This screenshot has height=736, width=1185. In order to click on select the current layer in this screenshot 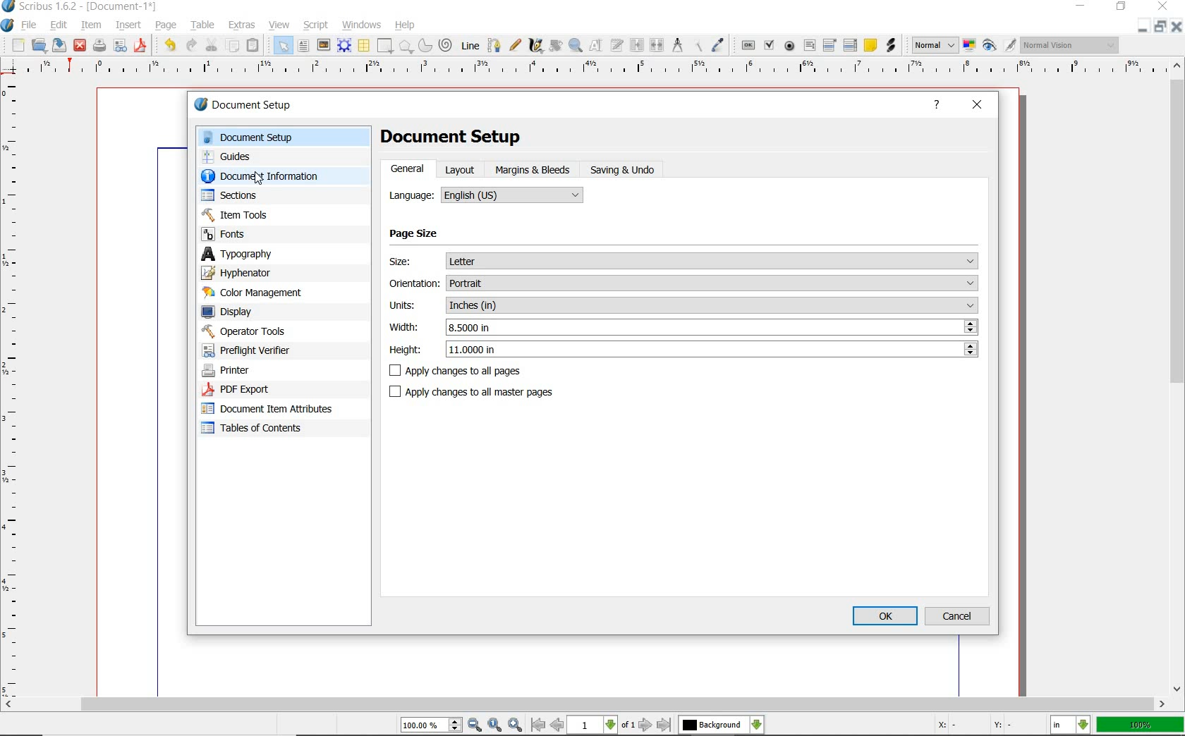, I will do `click(722, 725)`.